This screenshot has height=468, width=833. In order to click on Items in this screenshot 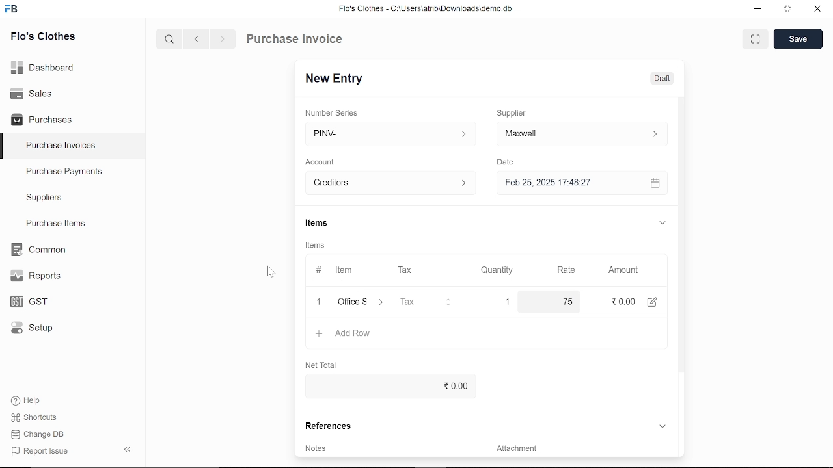, I will do `click(319, 246)`.